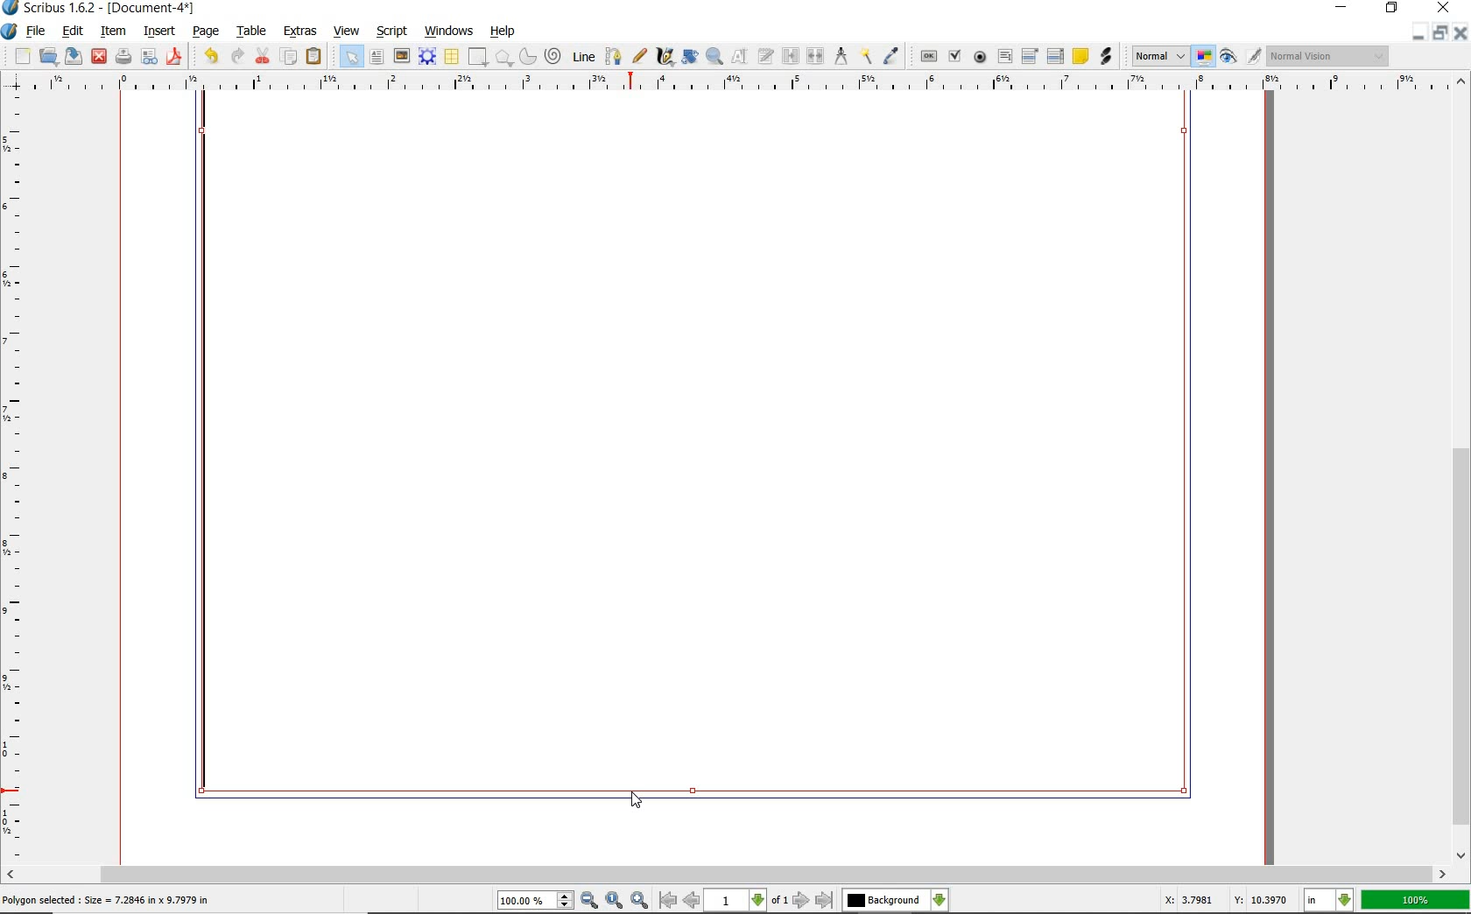 The width and height of the screenshot is (1471, 914). What do you see at coordinates (669, 901) in the screenshot?
I see `go to first page` at bounding box center [669, 901].